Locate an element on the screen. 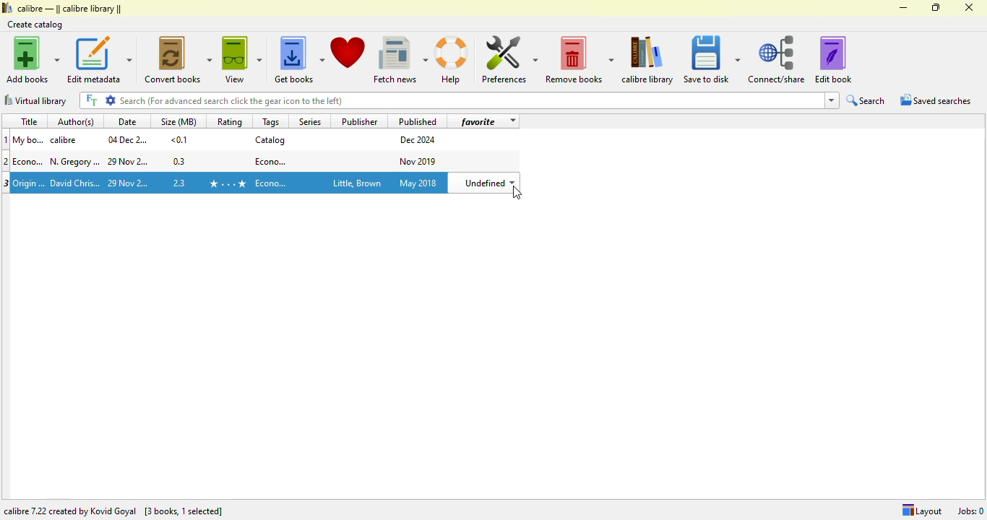  jobs: 0 is located at coordinates (970, 511).